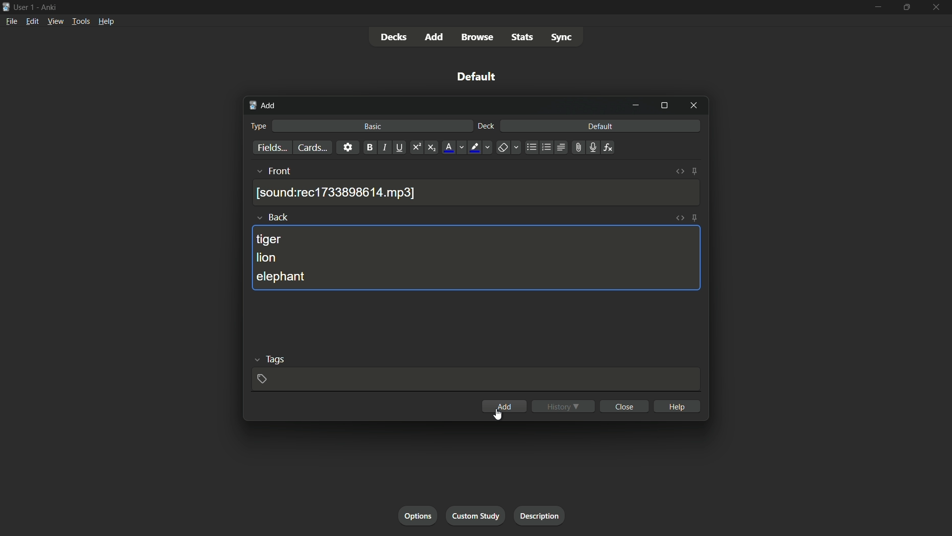 The image size is (952, 536). I want to click on deck, so click(485, 127).